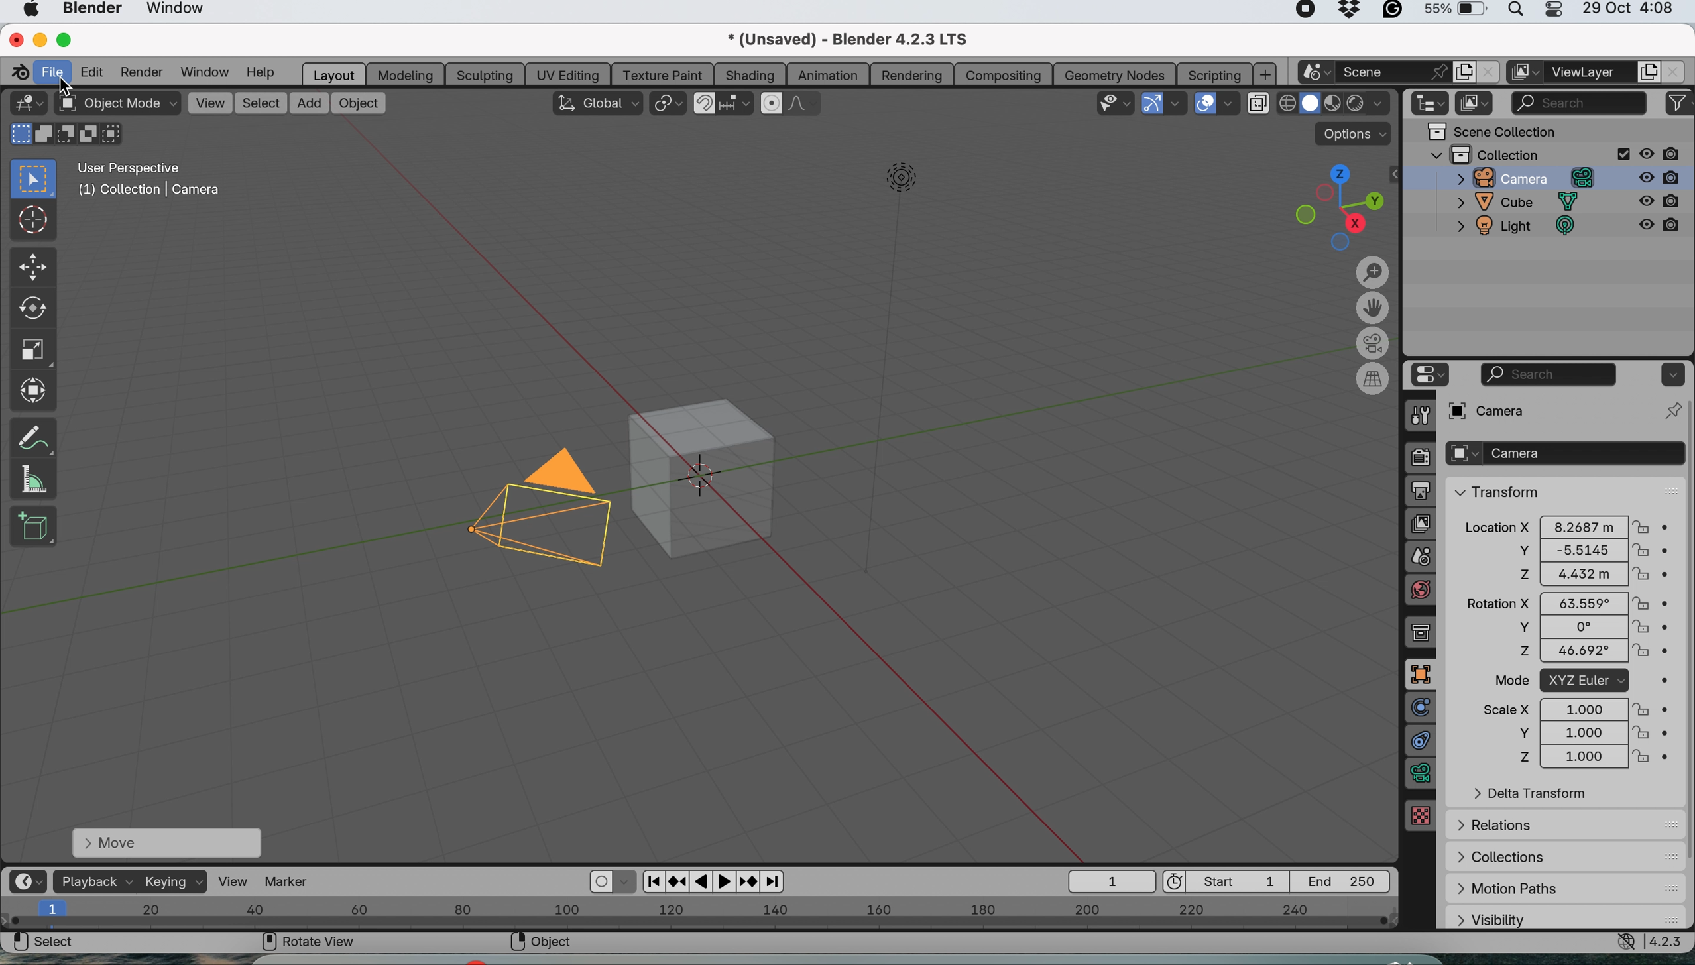 Image resolution: width=1695 pixels, height=965 pixels. What do you see at coordinates (1525, 889) in the screenshot?
I see `motion paths` at bounding box center [1525, 889].